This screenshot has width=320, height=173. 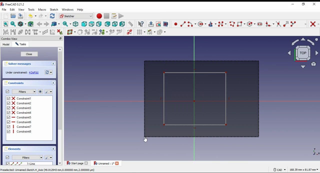 What do you see at coordinates (20, 32) in the screenshot?
I see `show hide internal geometry` at bounding box center [20, 32].